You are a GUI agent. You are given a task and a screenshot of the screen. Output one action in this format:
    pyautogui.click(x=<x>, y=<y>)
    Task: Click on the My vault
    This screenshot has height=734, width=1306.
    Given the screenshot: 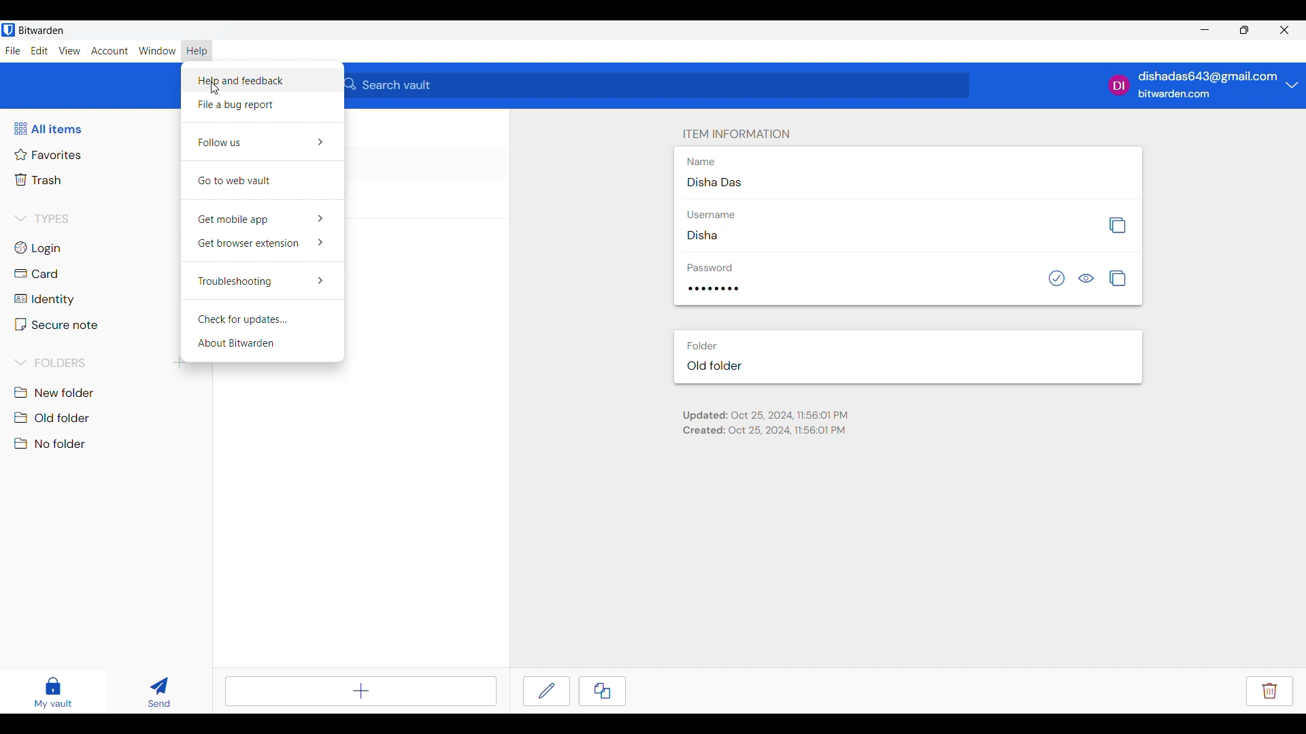 What is the action you would take?
    pyautogui.click(x=53, y=693)
    